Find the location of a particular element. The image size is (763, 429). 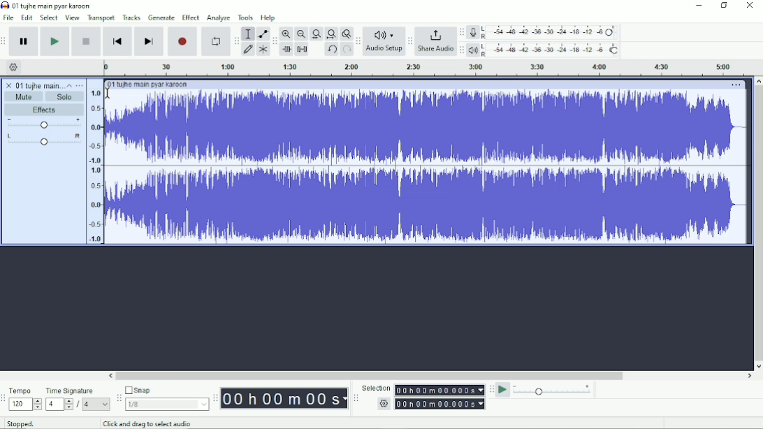

Edit is located at coordinates (27, 18).